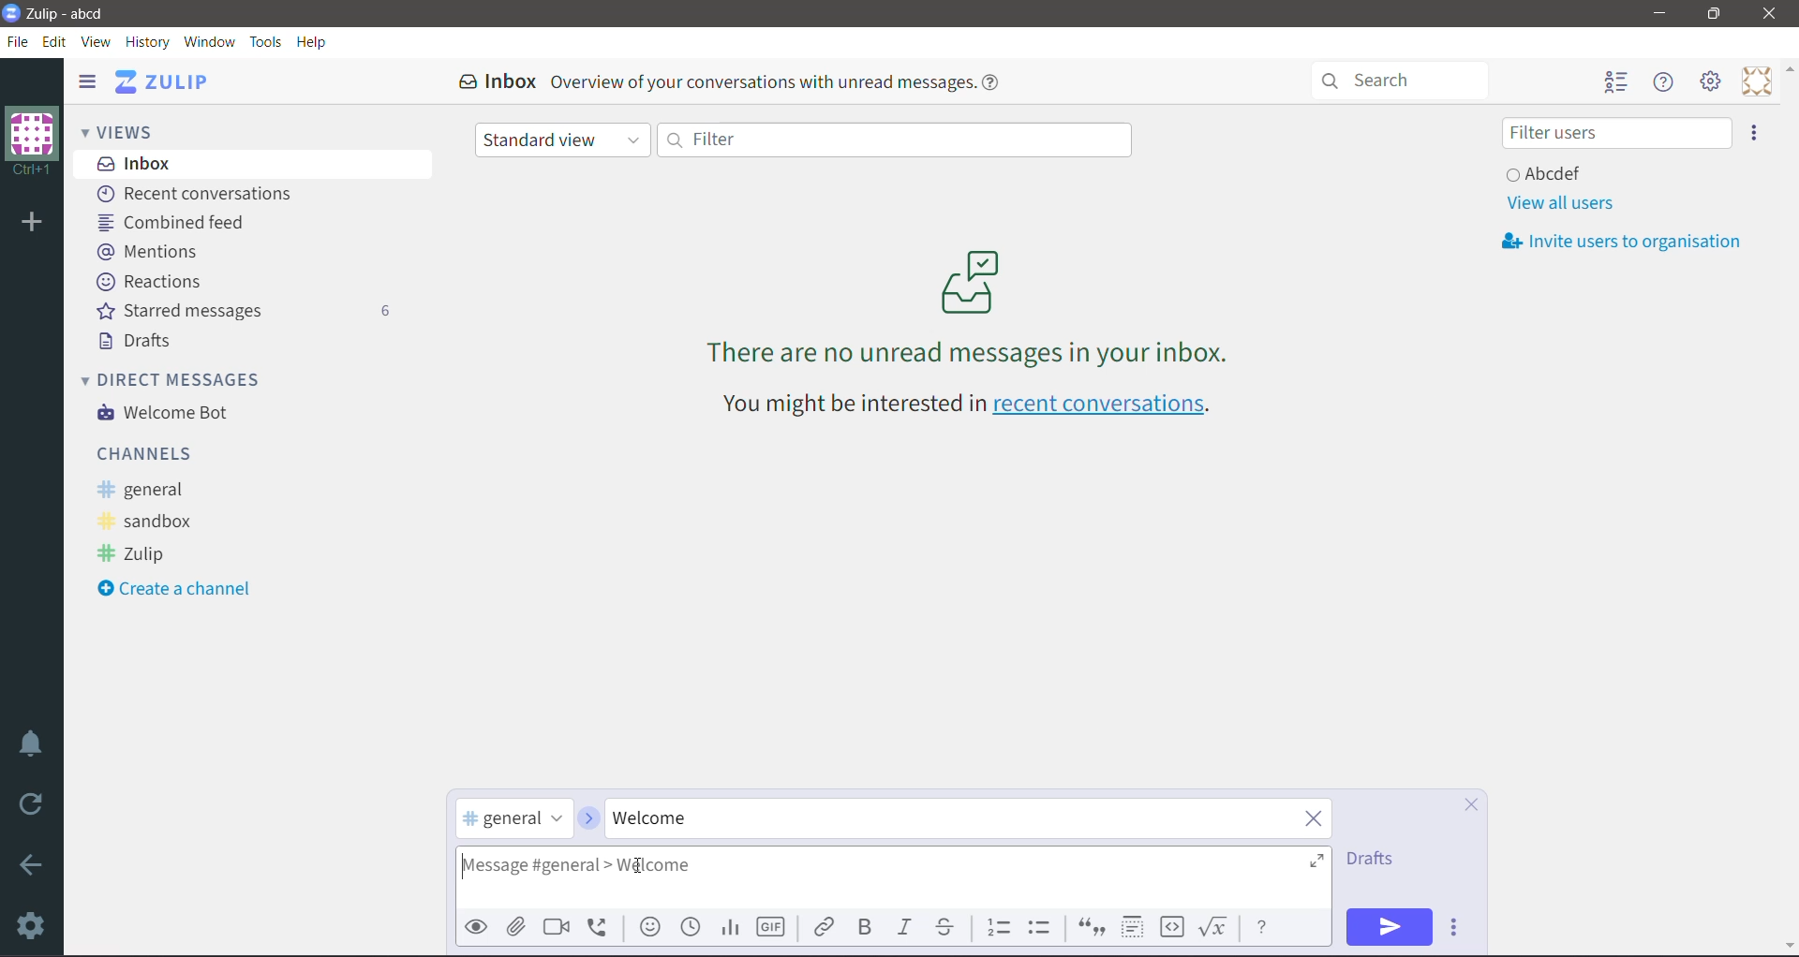 The width and height of the screenshot is (1799, 957). Describe the element at coordinates (864, 927) in the screenshot. I see `Bold` at that location.